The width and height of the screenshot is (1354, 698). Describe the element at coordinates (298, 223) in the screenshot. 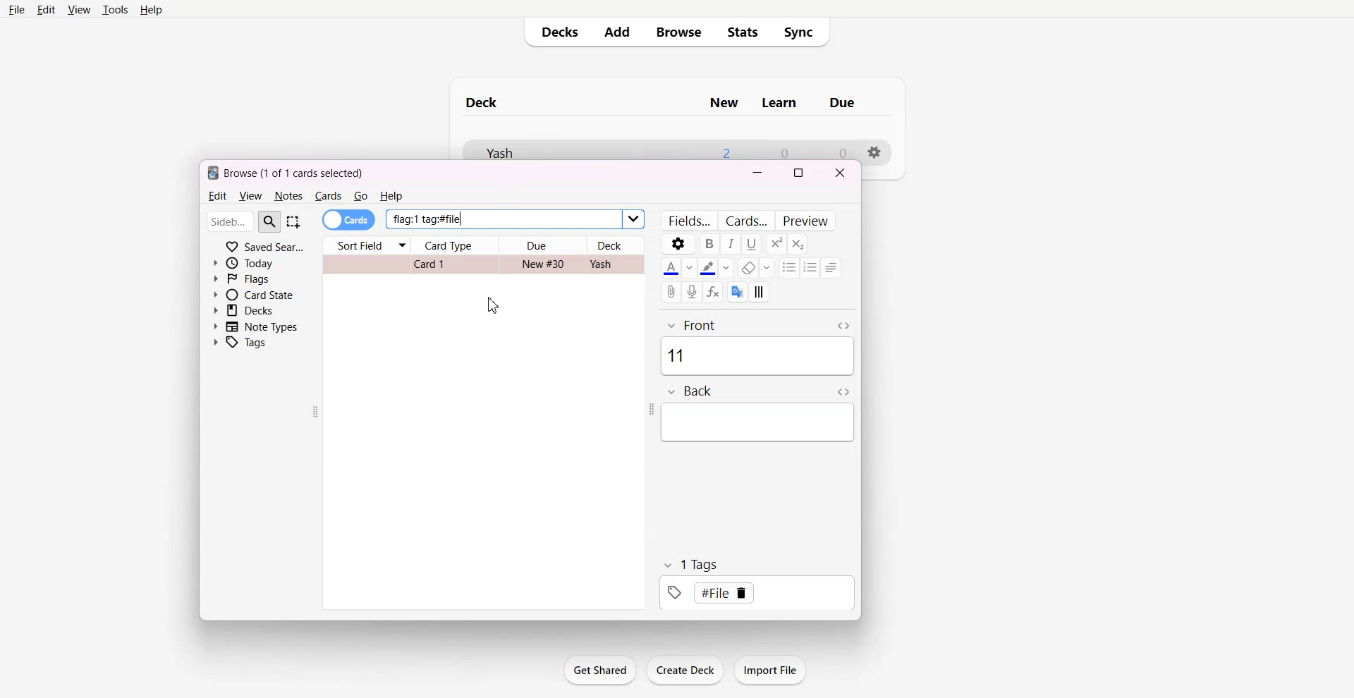

I see `Select` at that location.